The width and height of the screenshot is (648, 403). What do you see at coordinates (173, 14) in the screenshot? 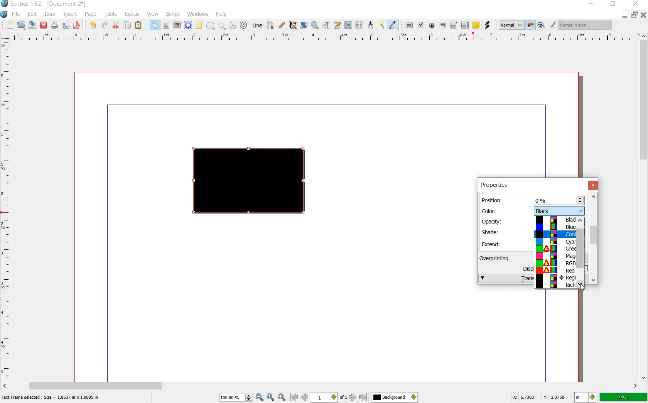
I see `script` at bounding box center [173, 14].